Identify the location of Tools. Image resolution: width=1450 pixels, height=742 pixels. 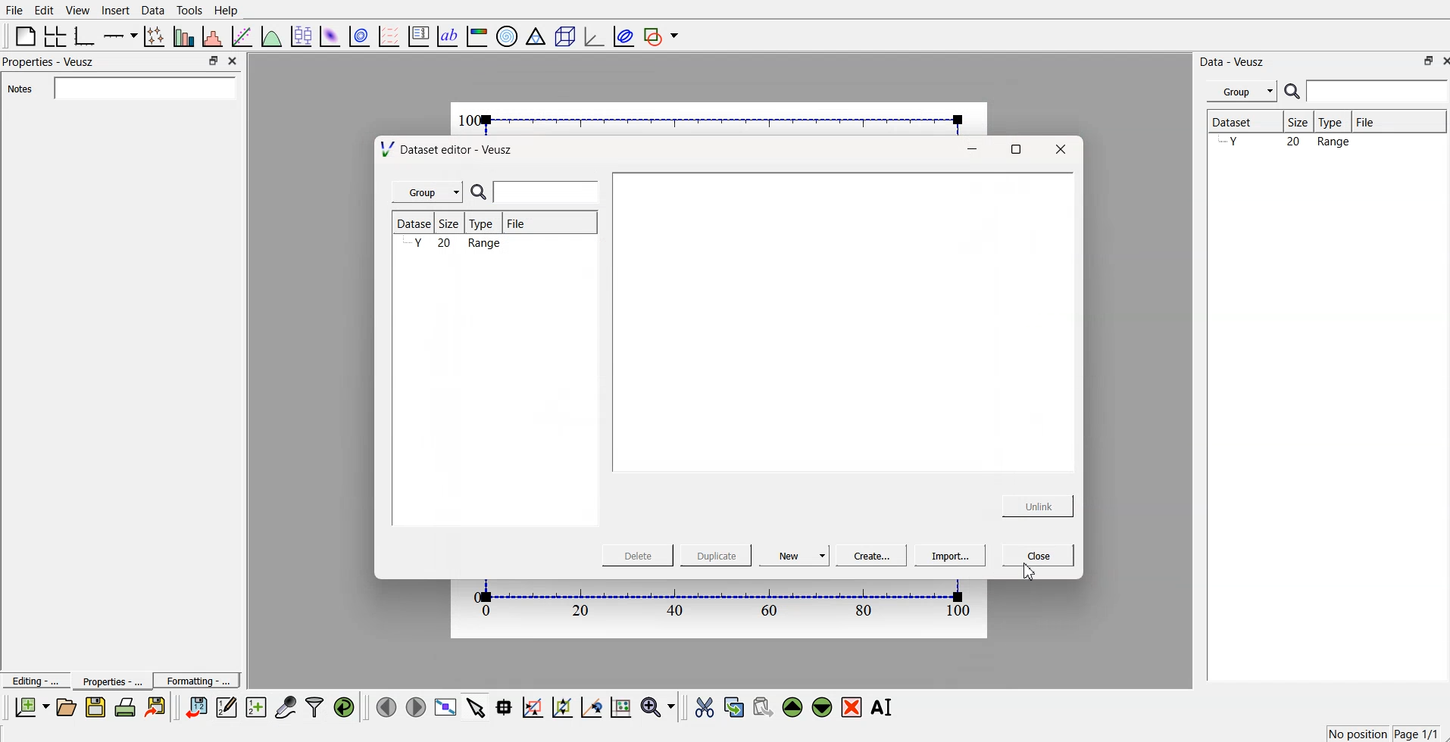
(190, 11).